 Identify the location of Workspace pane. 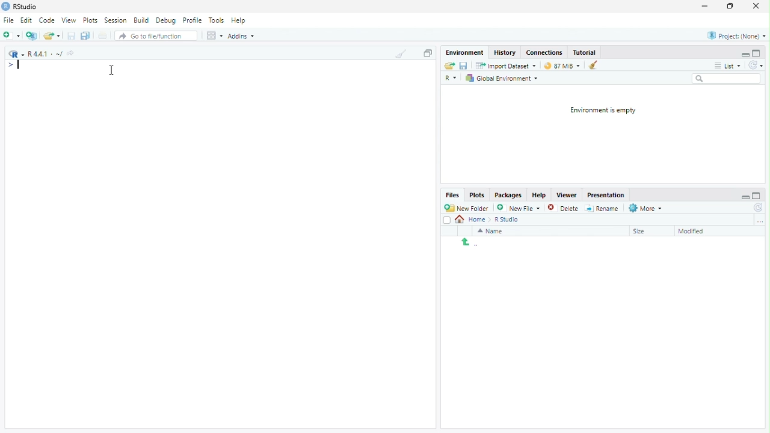
(214, 36).